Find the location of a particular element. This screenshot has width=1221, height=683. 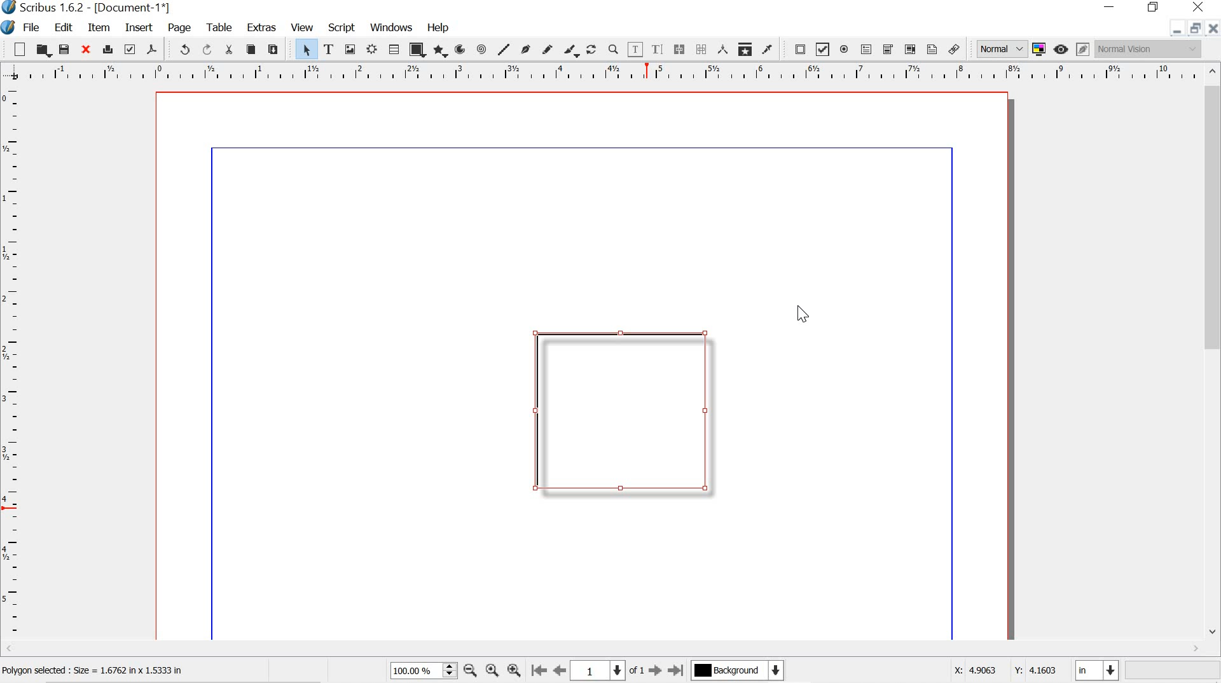

Polygon selected : Size = 1.6762 in x 1.5333 in is located at coordinates (96, 671).